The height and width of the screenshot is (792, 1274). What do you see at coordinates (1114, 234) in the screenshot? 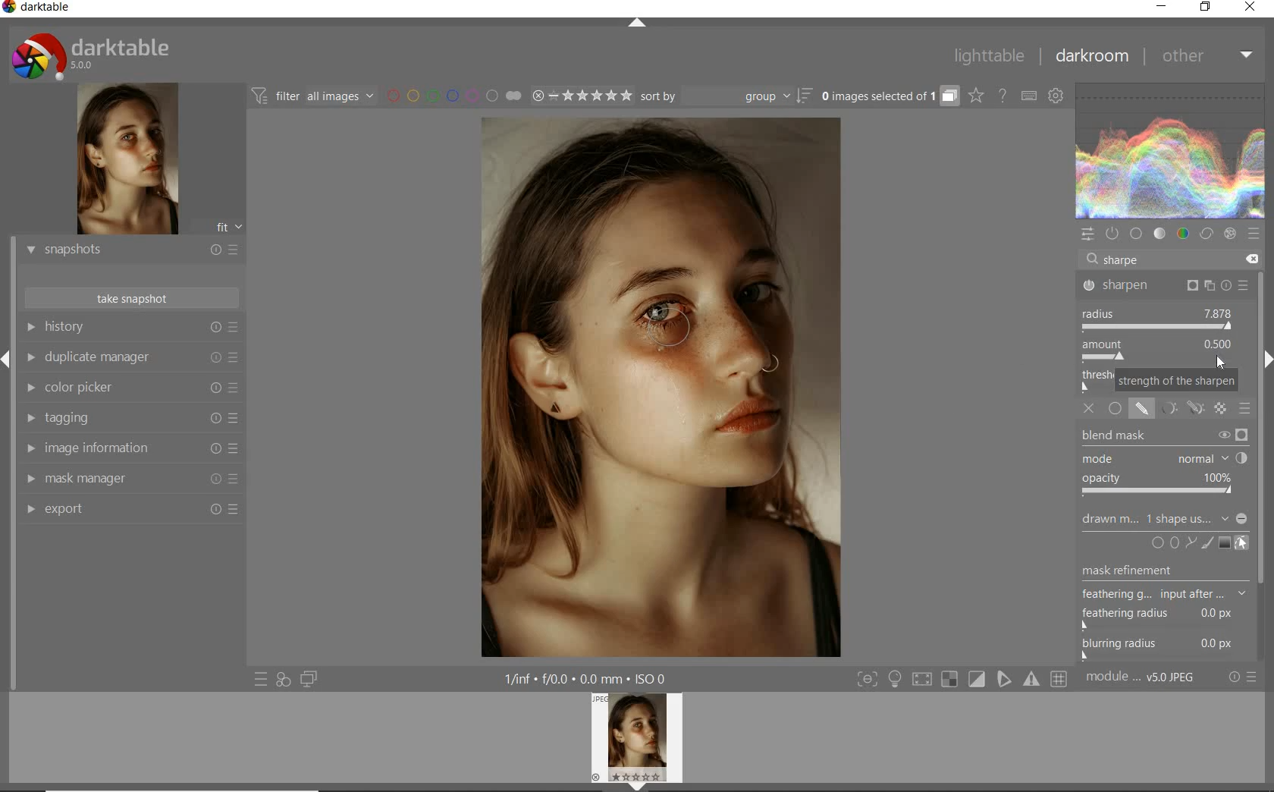
I see `show only active modules` at bounding box center [1114, 234].